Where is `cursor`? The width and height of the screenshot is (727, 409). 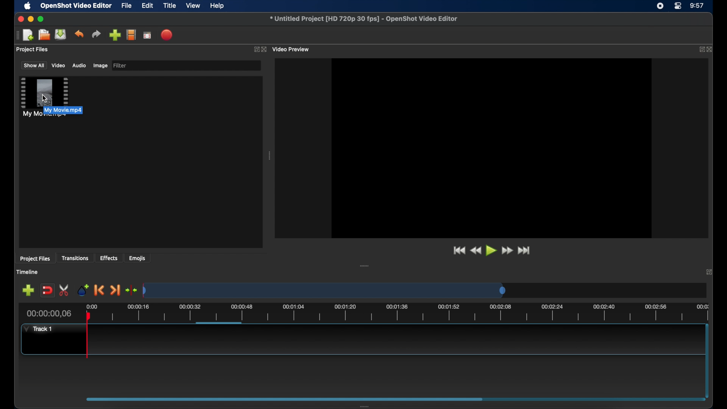 cursor is located at coordinates (44, 98).